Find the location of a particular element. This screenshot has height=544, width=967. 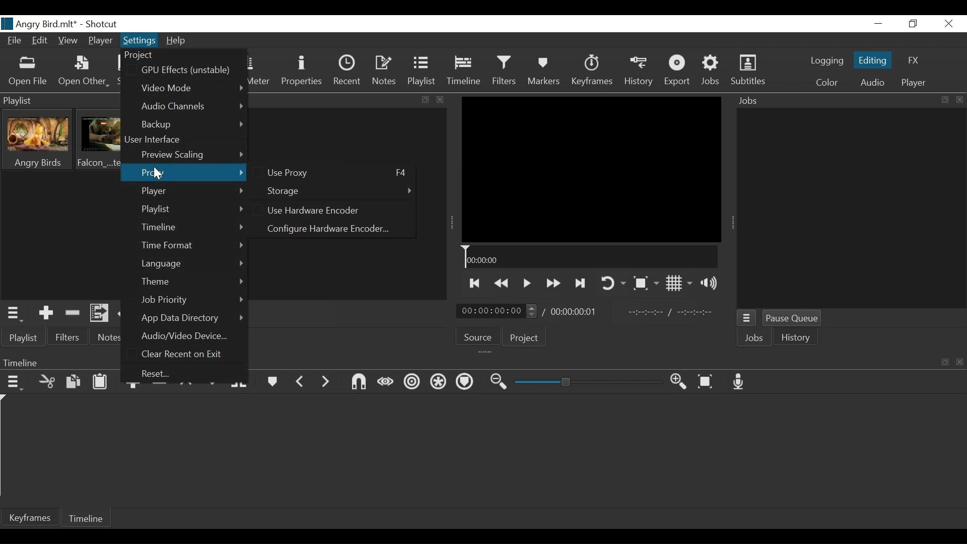

FX is located at coordinates (912, 59).